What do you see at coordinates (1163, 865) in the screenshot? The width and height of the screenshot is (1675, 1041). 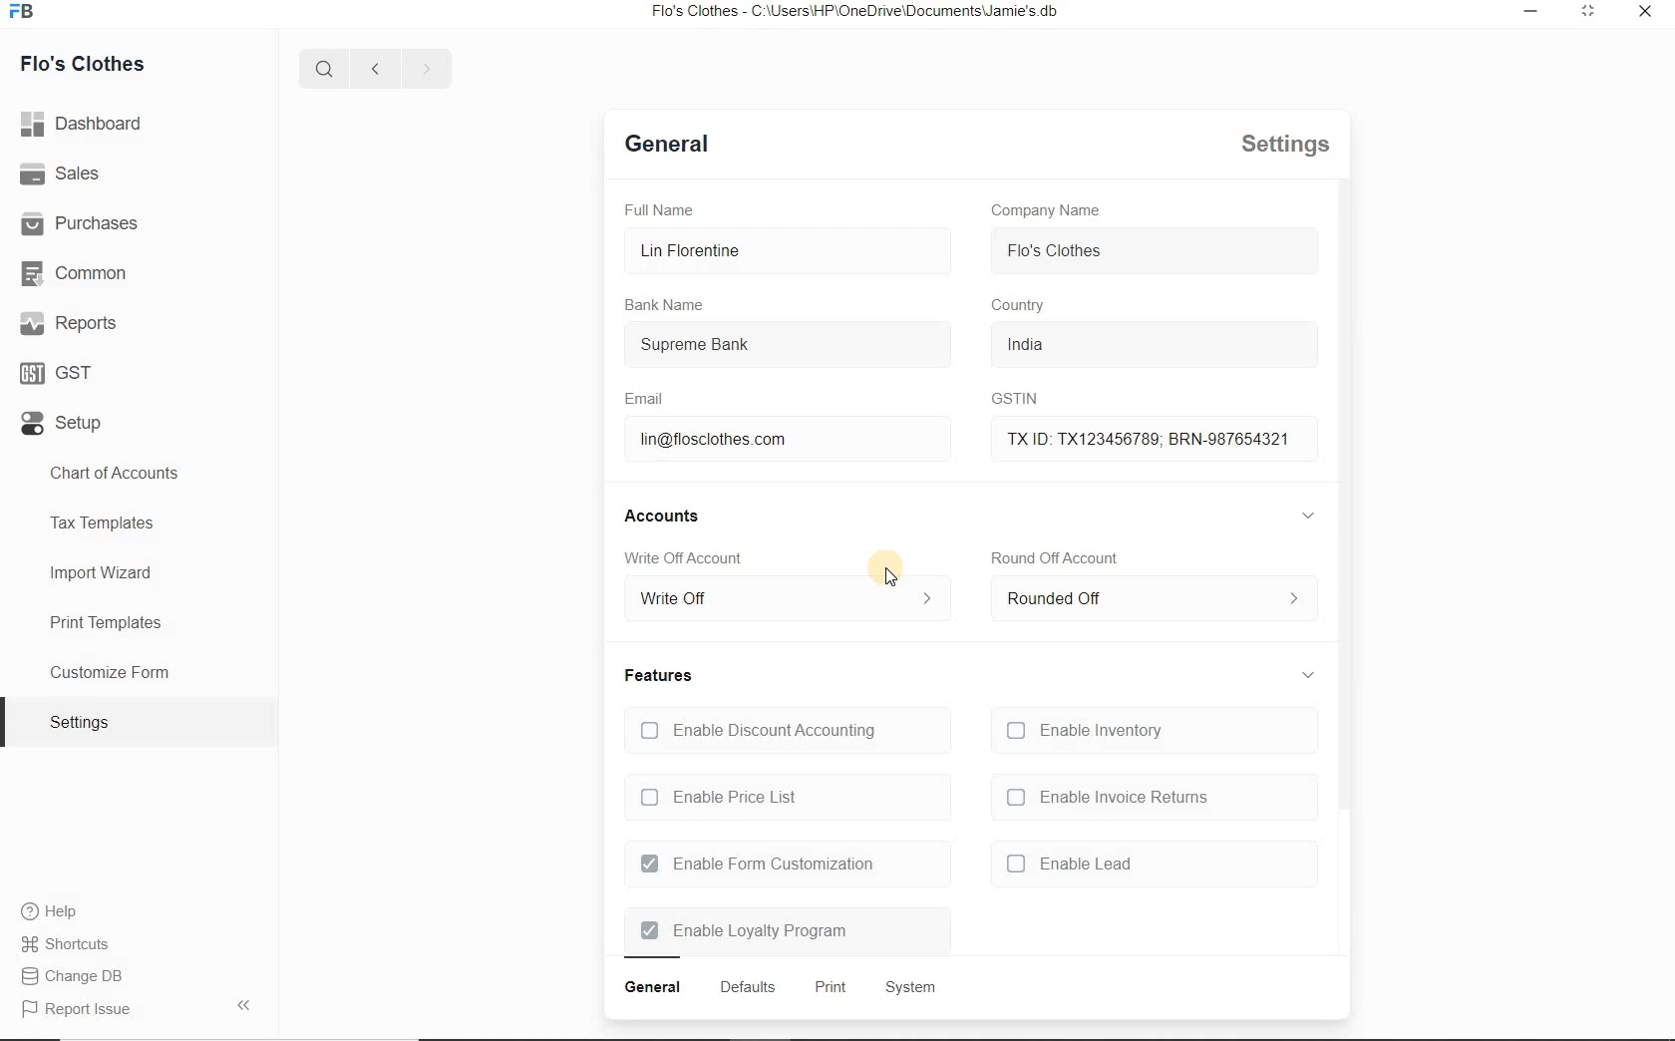 I see `Enable Lead` at bounding box center [1163, 865].